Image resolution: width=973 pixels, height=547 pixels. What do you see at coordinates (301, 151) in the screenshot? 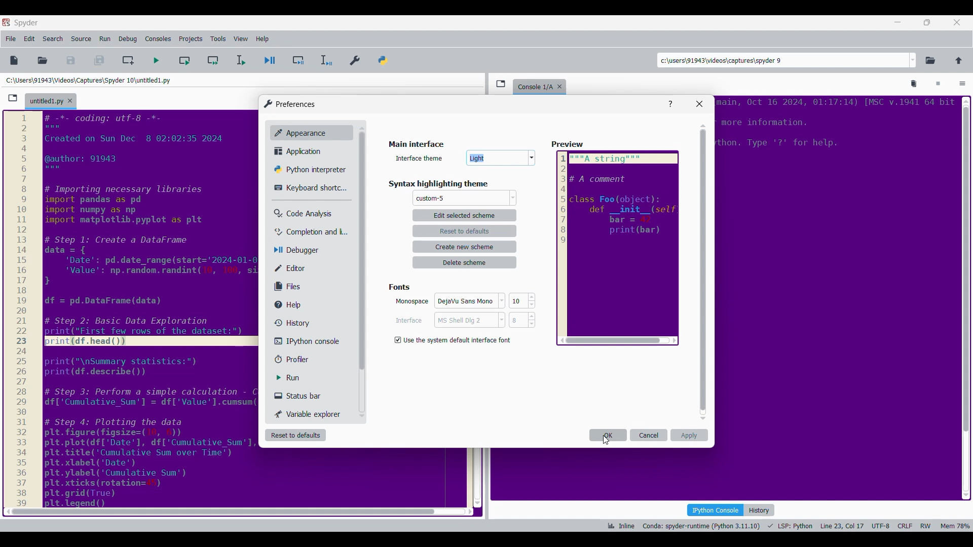
I see `Application` at bounding box center [301, 151].